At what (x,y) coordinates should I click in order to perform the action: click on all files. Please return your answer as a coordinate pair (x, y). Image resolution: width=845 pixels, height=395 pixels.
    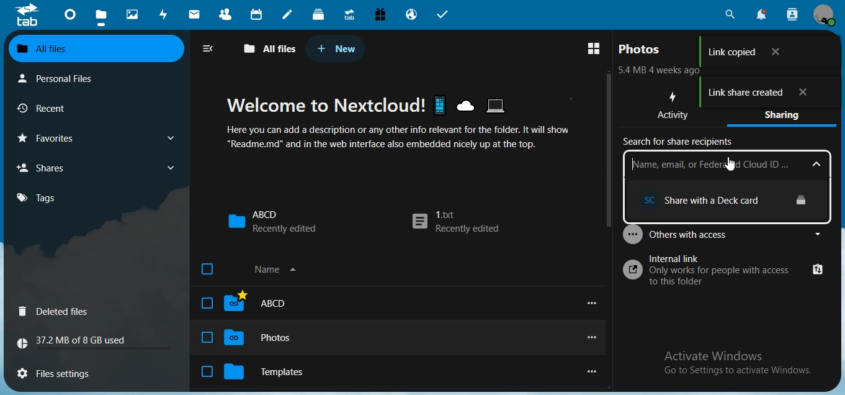
    Looking at the image, I should click on (270, 49).